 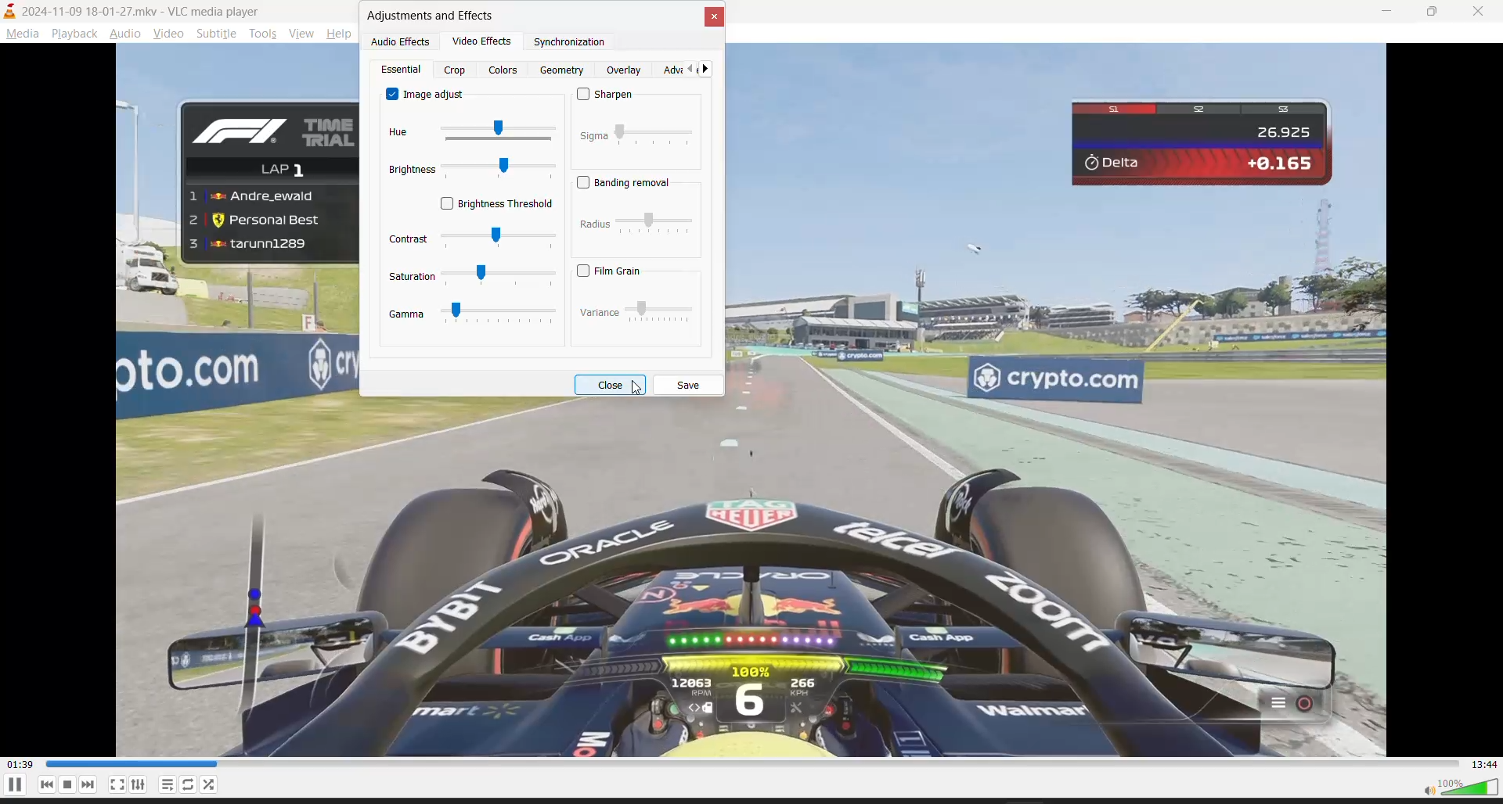 What do you see at coordinates (486, 41) in the screenshot?
I see `video effects` at bounding box center [486, 41].